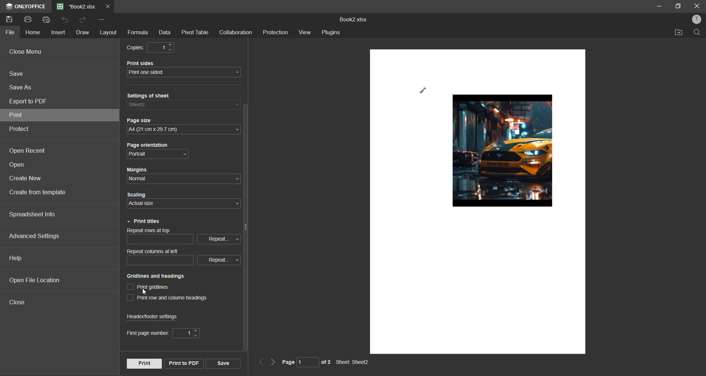 The width and height of the screenshot is (706, 376). What do you see at coordinates (37, 280) in the screenshot?
I see `open file location` at bounding box center [37, 280].